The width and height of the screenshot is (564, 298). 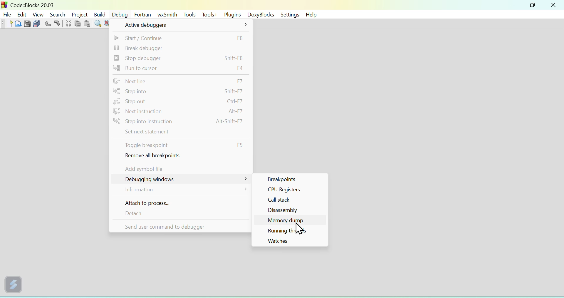 What do you see at coordinates (181, 81) in the screenshot?
I see `next line` at bounding box center [181, 81].